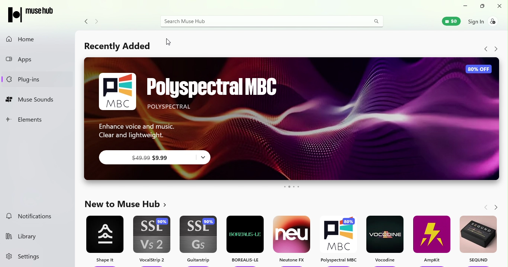 The image size is (508, 267). I want to click on Recently added, so click(123, 45).